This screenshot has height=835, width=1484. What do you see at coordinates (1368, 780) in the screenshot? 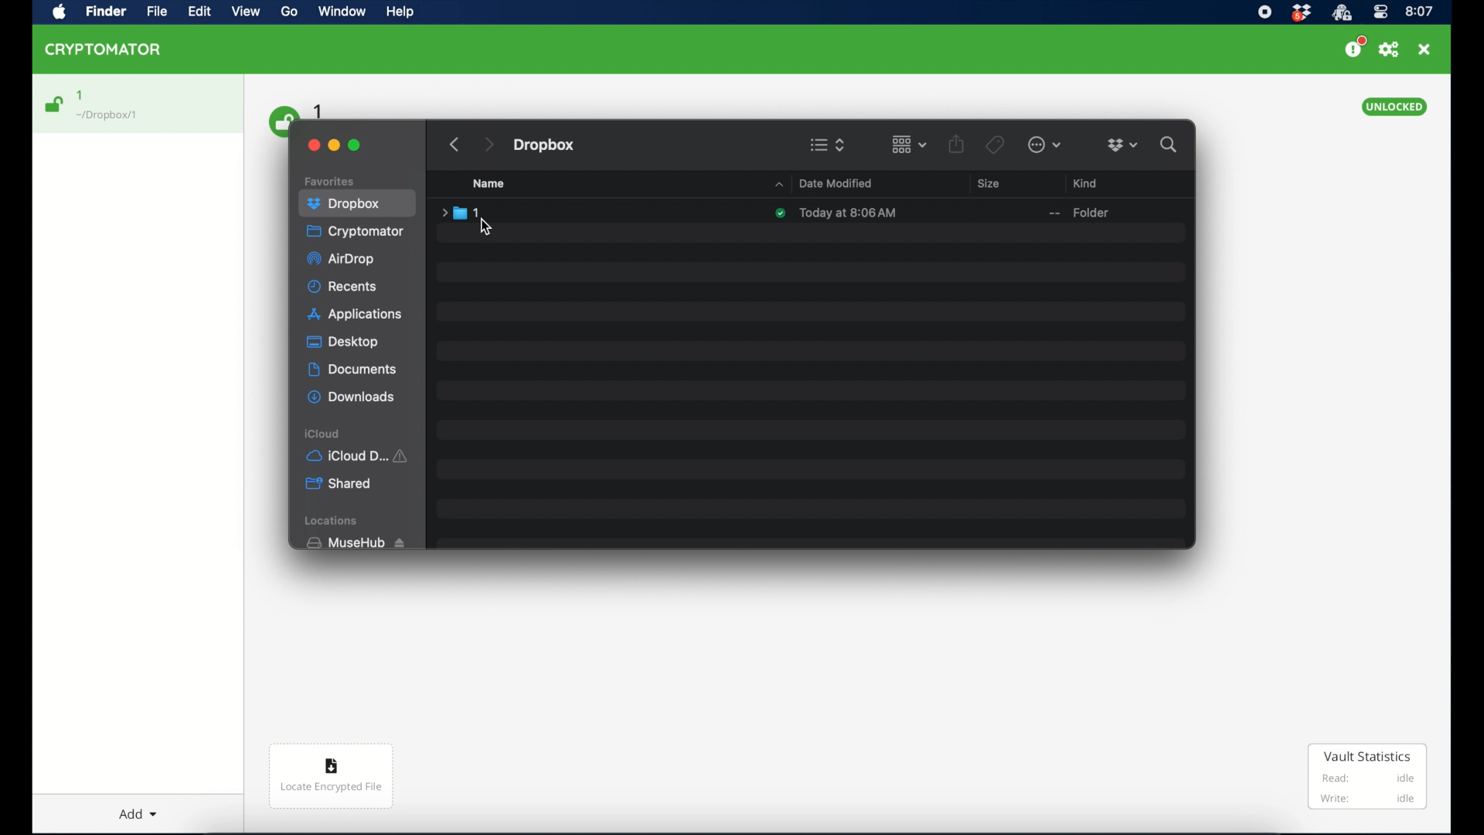
I see `Vault Statistics` at bounding box center [1368, 780].